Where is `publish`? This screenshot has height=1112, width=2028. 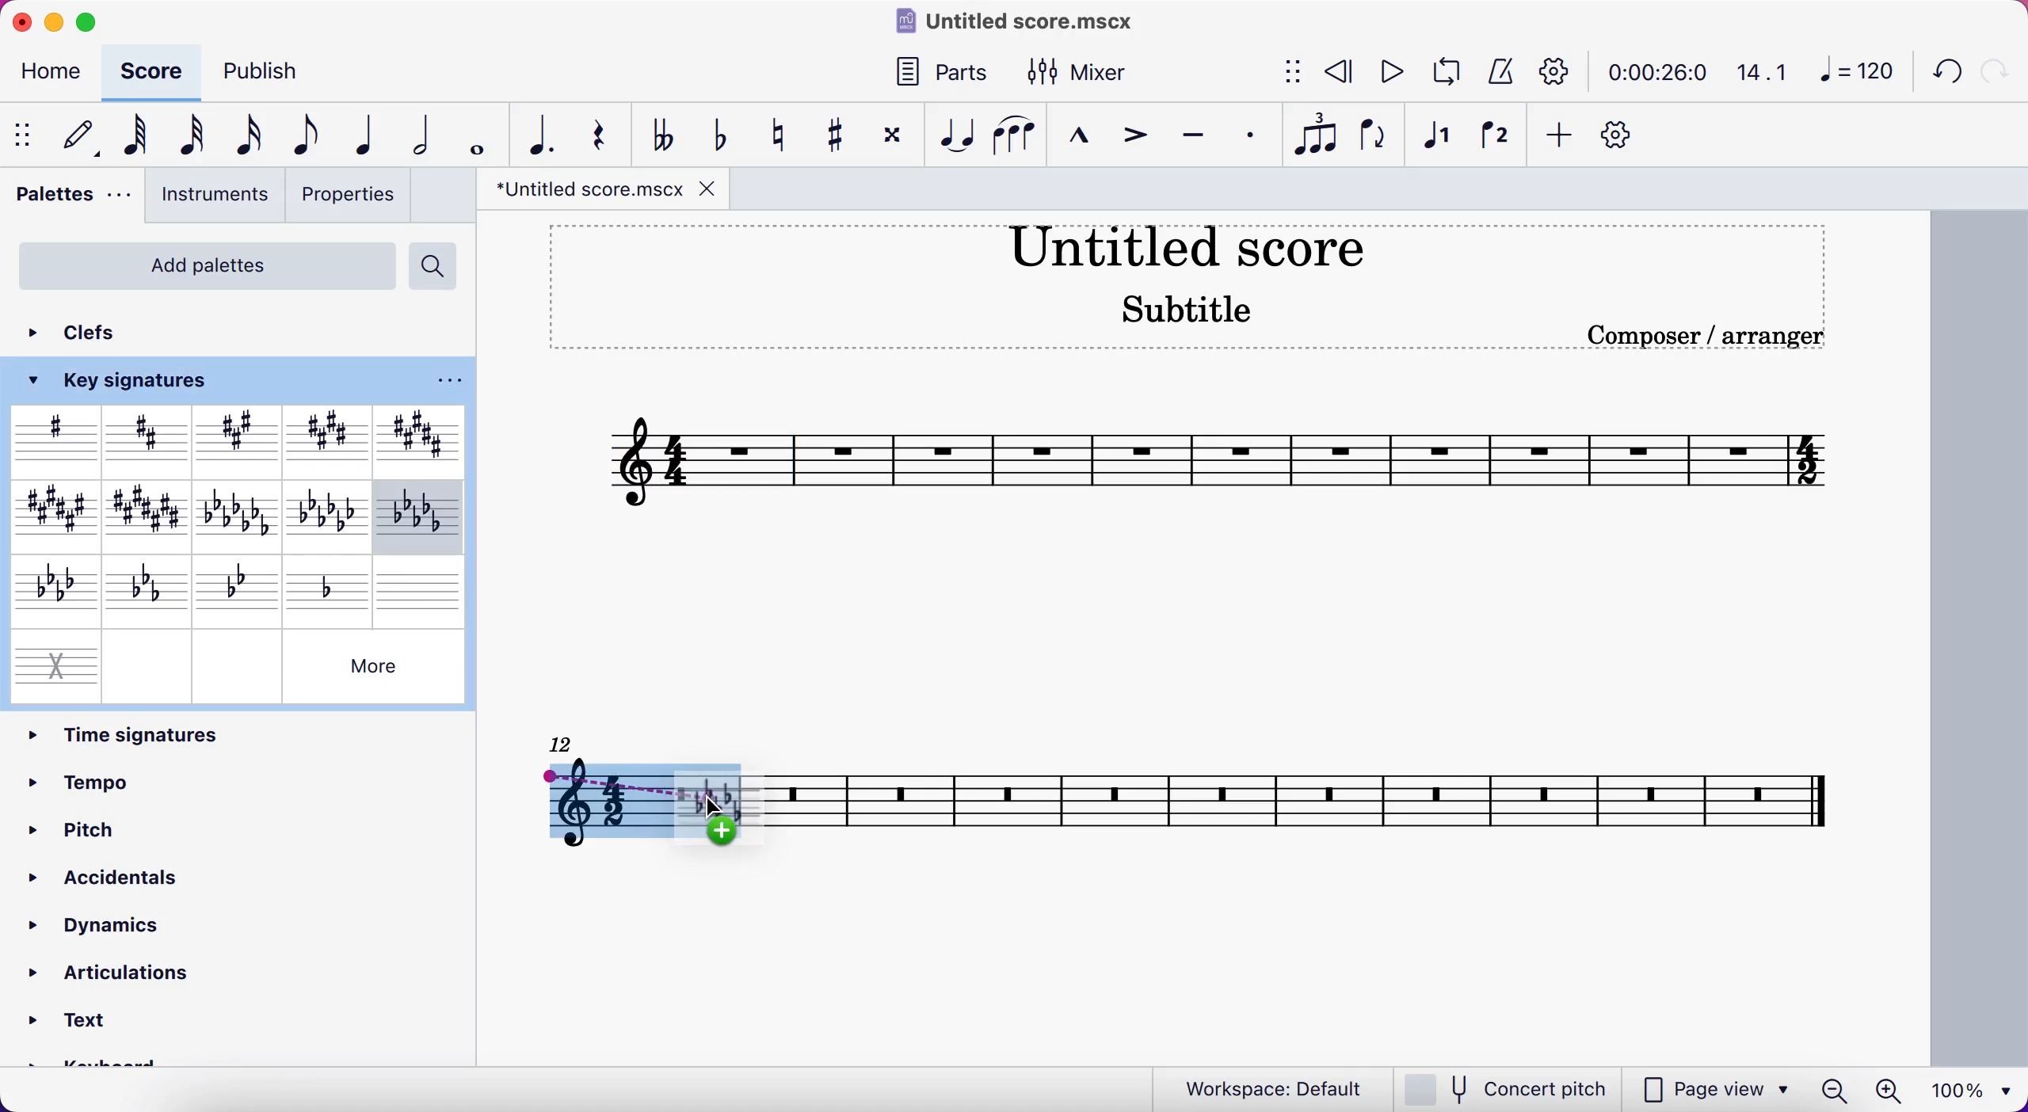
publish is located at coordinates (269, 71).